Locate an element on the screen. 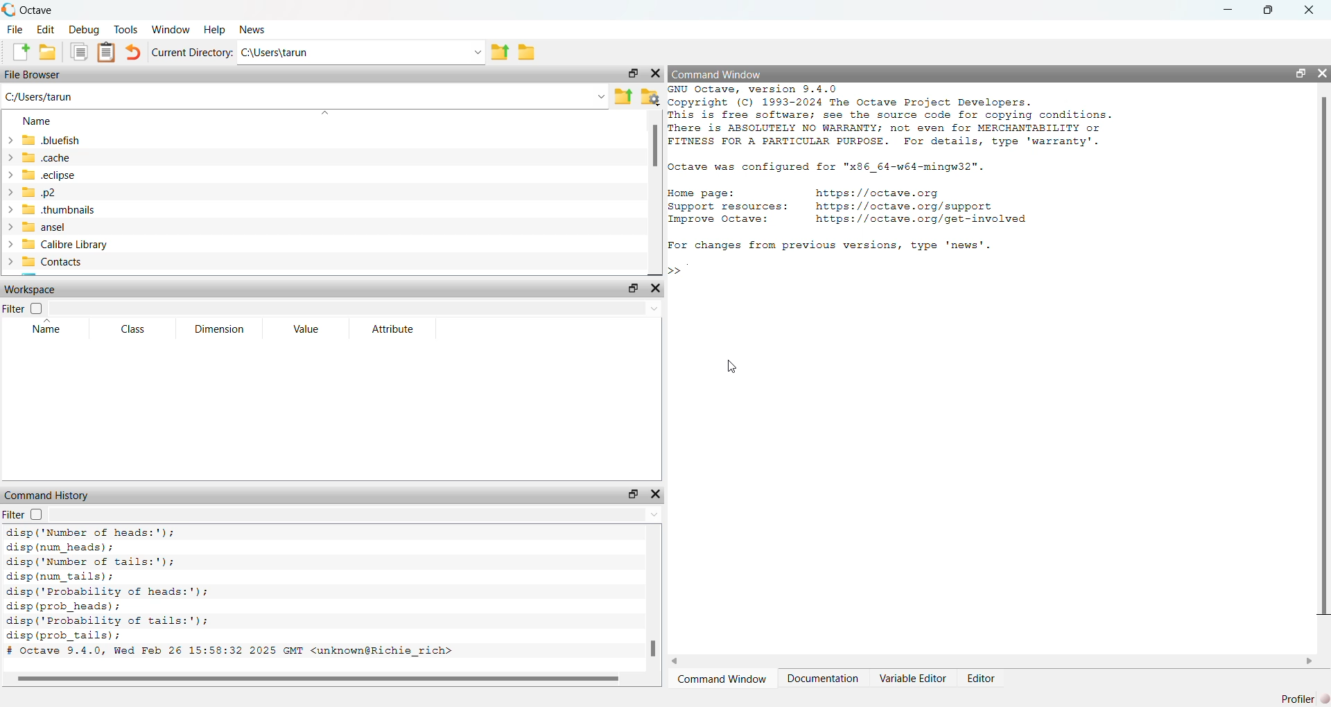 This screenshot has width=1331, height=707. .cache is located at coordinates (46, 157).